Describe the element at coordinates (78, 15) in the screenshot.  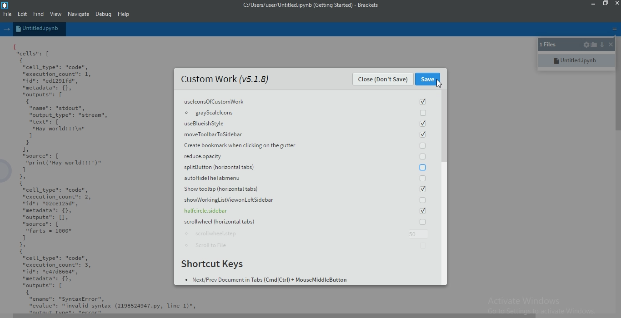
I see `Navigate` at that location.